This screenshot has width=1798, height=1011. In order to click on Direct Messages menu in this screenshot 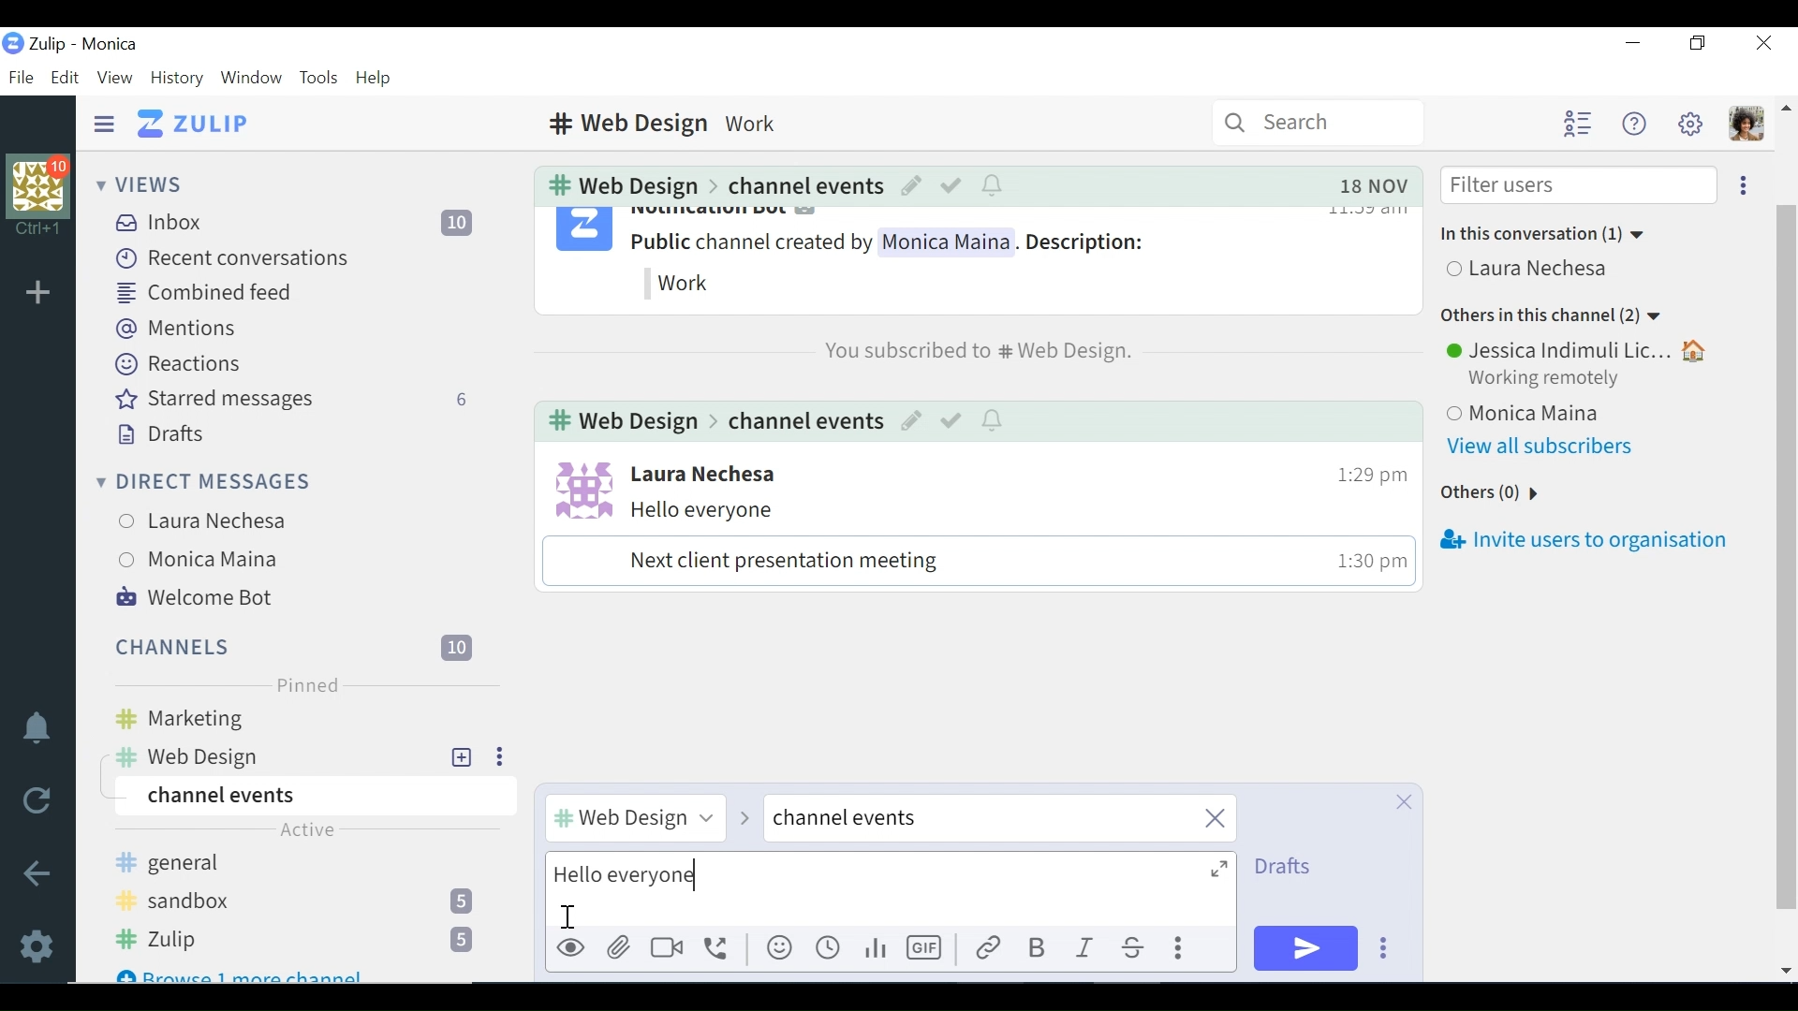, I will do `click(203, 479)`.